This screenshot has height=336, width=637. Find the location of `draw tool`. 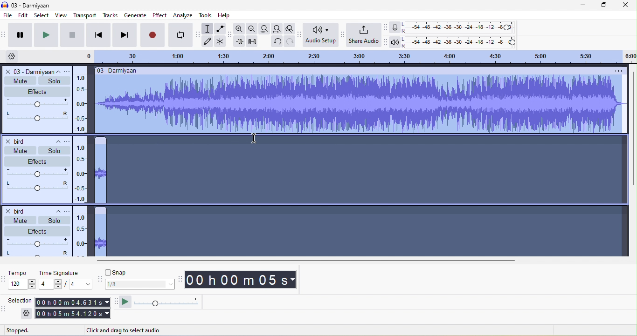

draw tool is located at coordinates (208, 42).